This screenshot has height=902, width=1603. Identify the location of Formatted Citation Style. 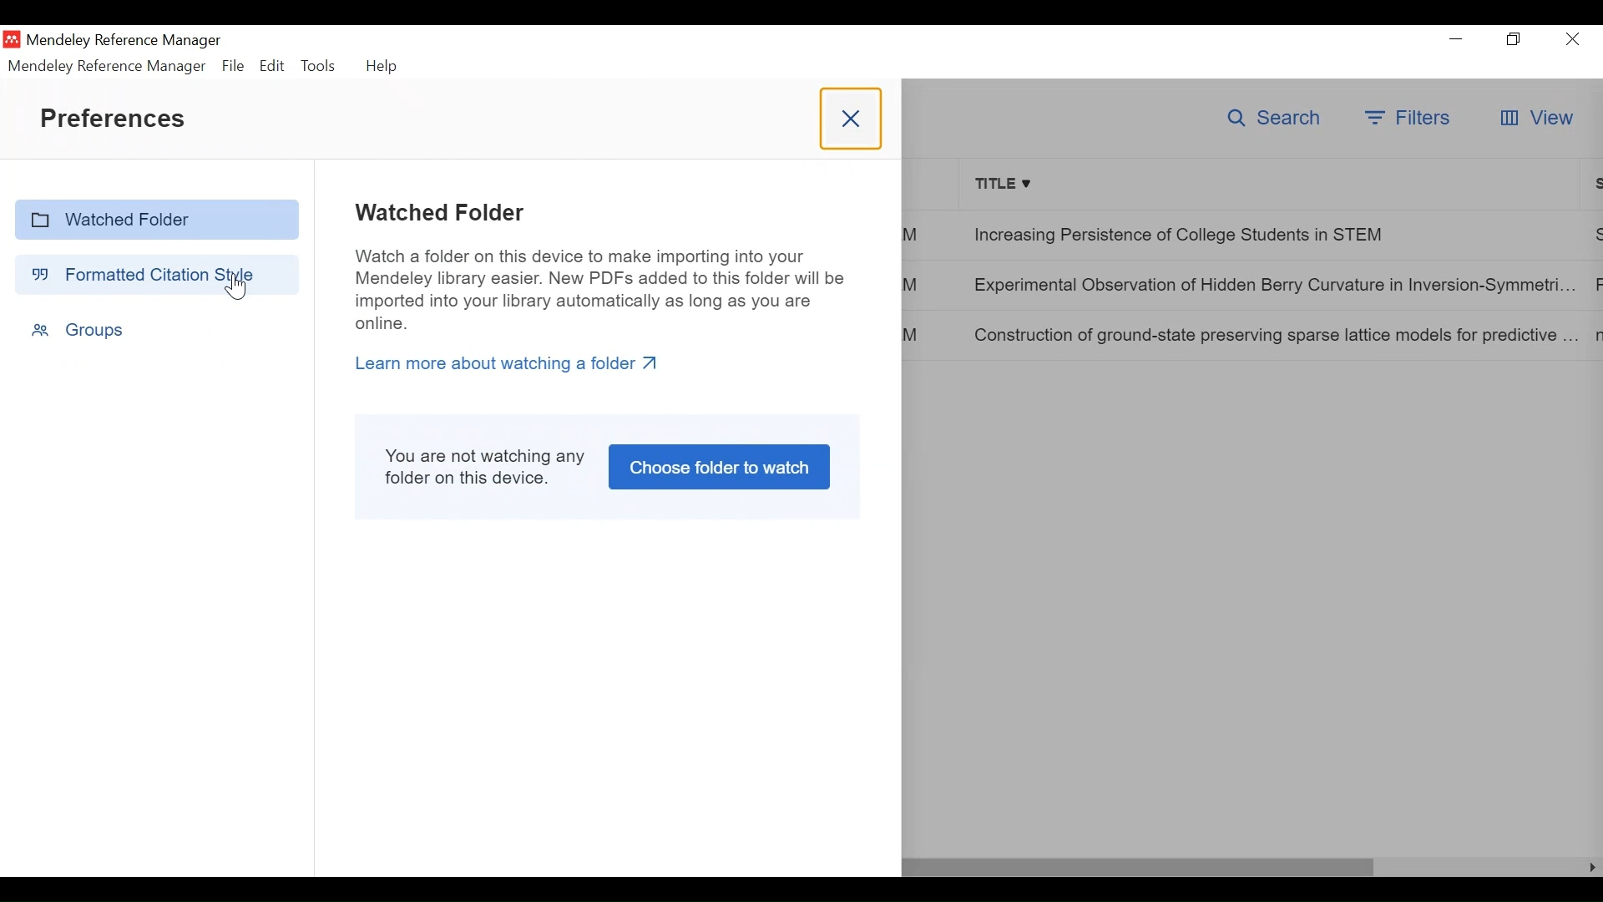
(154, 274).